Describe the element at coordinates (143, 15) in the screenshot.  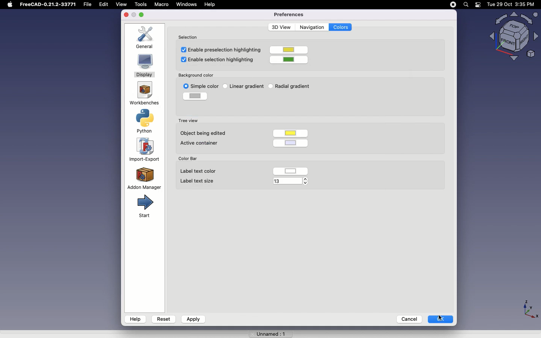
I see `maximise` at that location.